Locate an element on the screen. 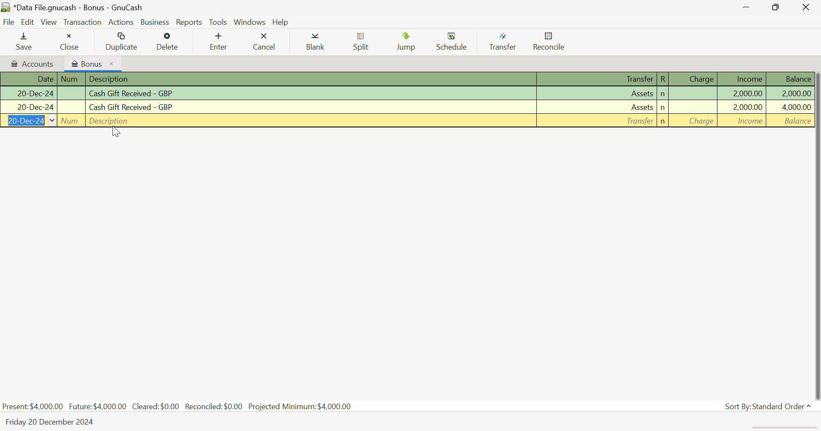 This screenshot has height=431, width=821. Split is located at coordinates (362, 43).